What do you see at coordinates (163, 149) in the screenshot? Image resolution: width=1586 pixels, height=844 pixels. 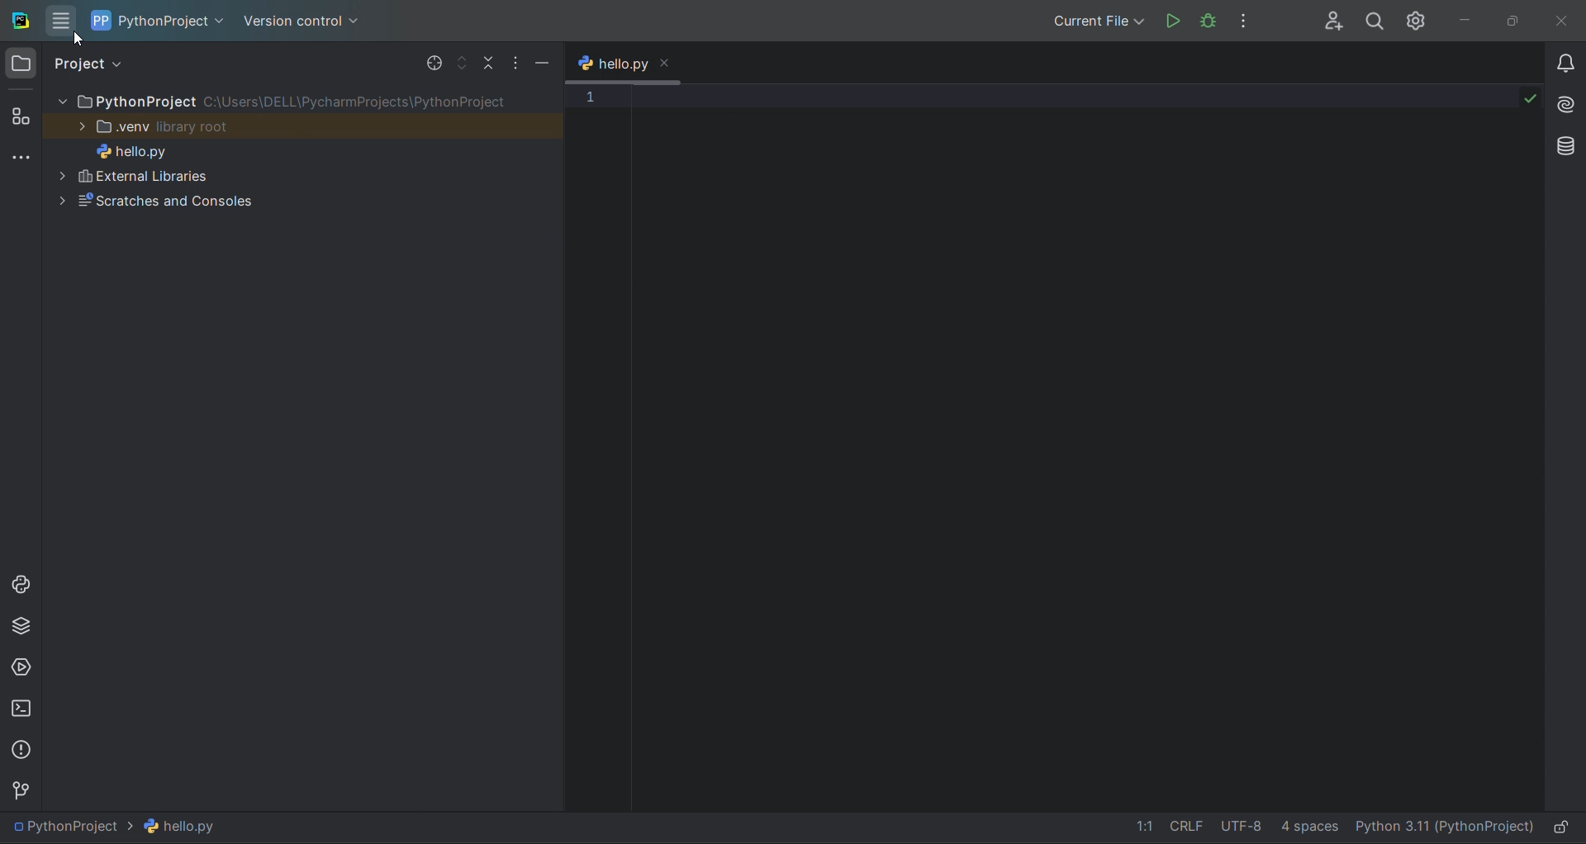 I see `hello.py` at bounding box center [163, 149].